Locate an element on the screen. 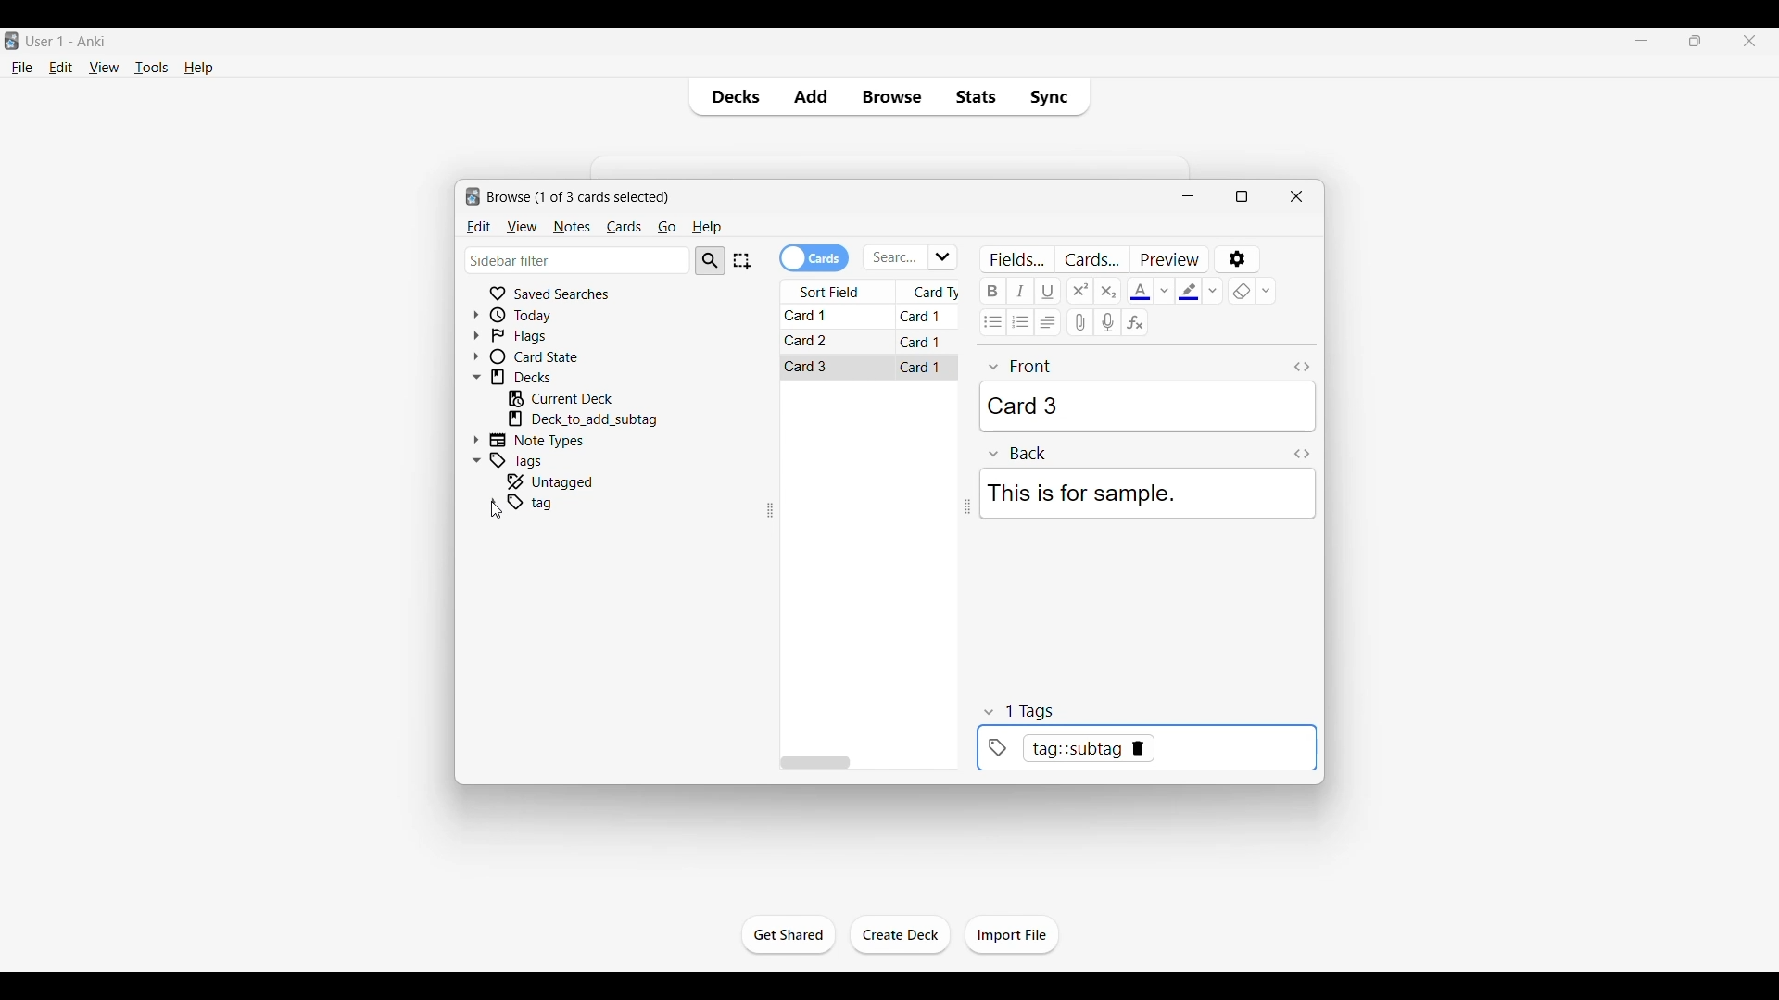 The height and width of the screenshot is (1000, 1779). Superscript is located at coordinates (1079, 291).